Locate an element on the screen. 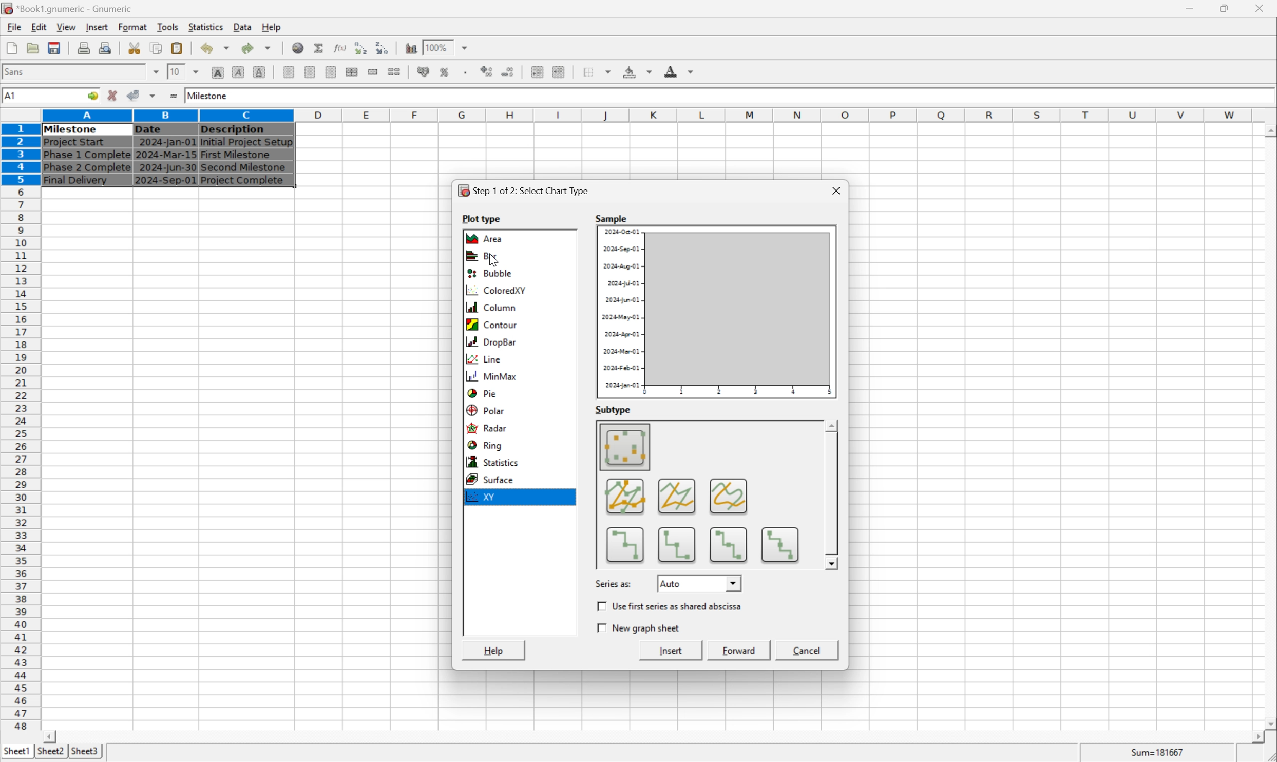 This screenshot has height=762, width=1277. plot type is located at coordinates (483, 217).